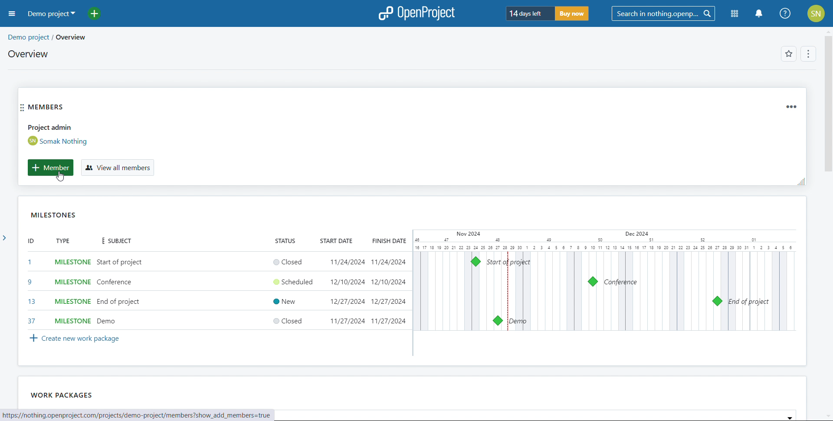  What do you see at coordinates (347, 283) in the screenshot?
I see `12/10/2024` at bounding box center [347, 283].